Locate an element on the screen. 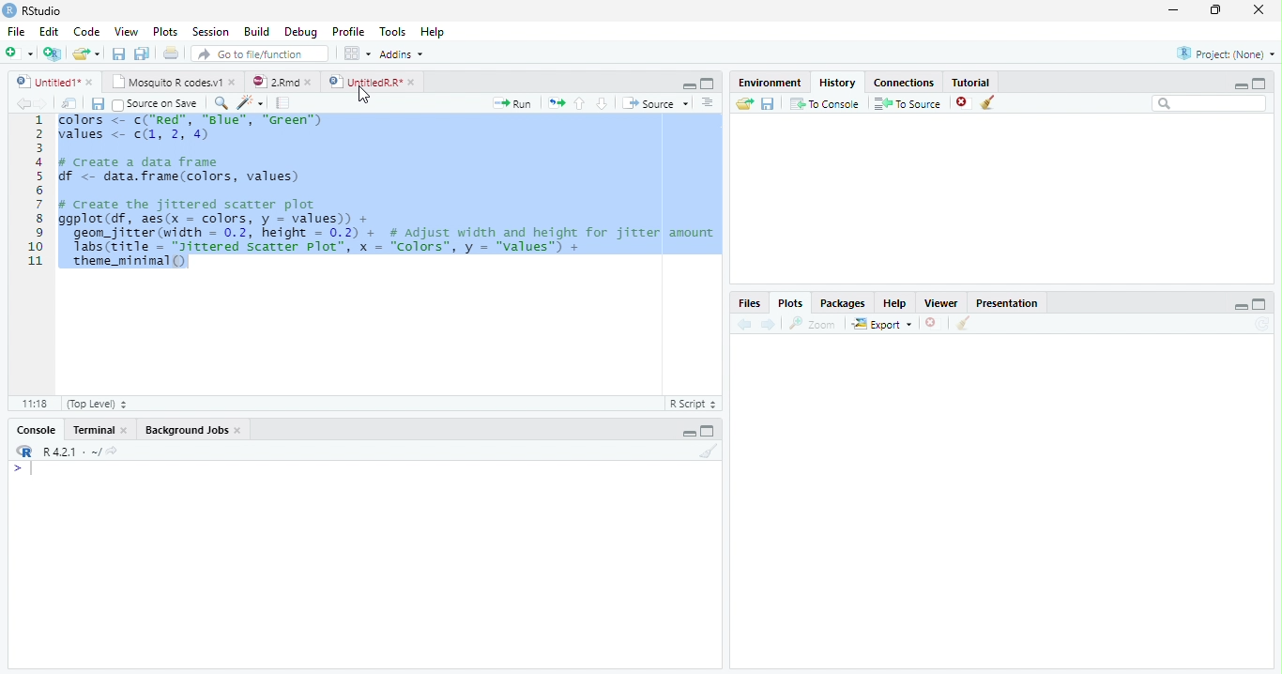 This screenshot has height=674, width=1282. Mosquito R codes.v1 is located at coordinates (164, 82).